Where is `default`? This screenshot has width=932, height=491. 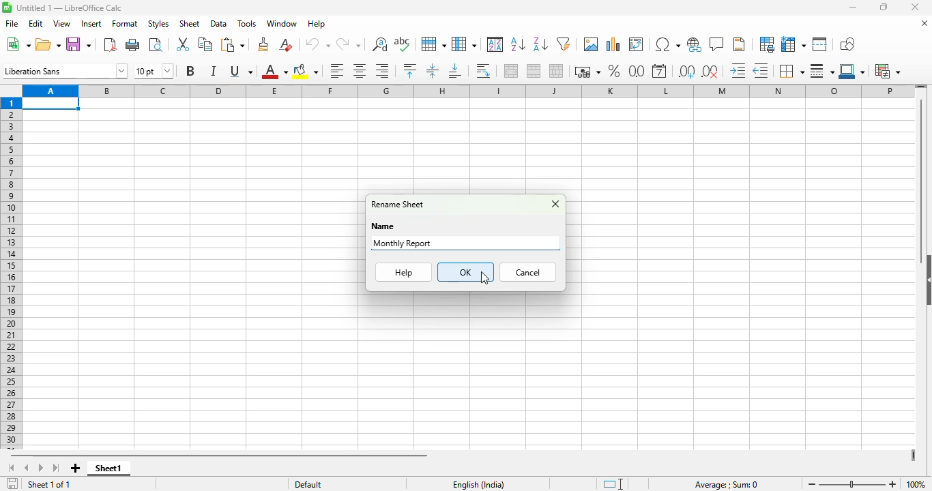
default is located at coordinates (308, 484).